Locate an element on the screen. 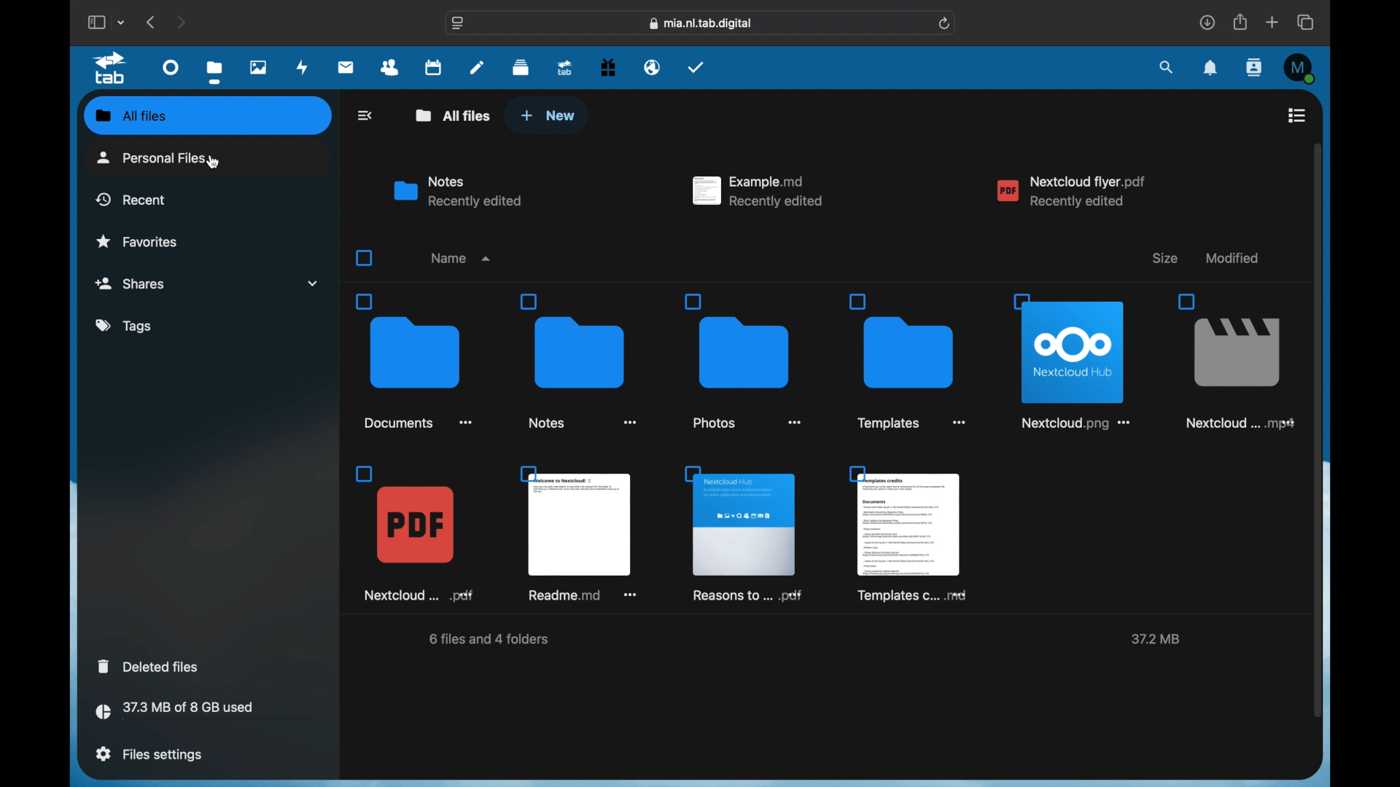 The width and height of the screenshot is (1400, 787). new is located at coordinates (548, 116).